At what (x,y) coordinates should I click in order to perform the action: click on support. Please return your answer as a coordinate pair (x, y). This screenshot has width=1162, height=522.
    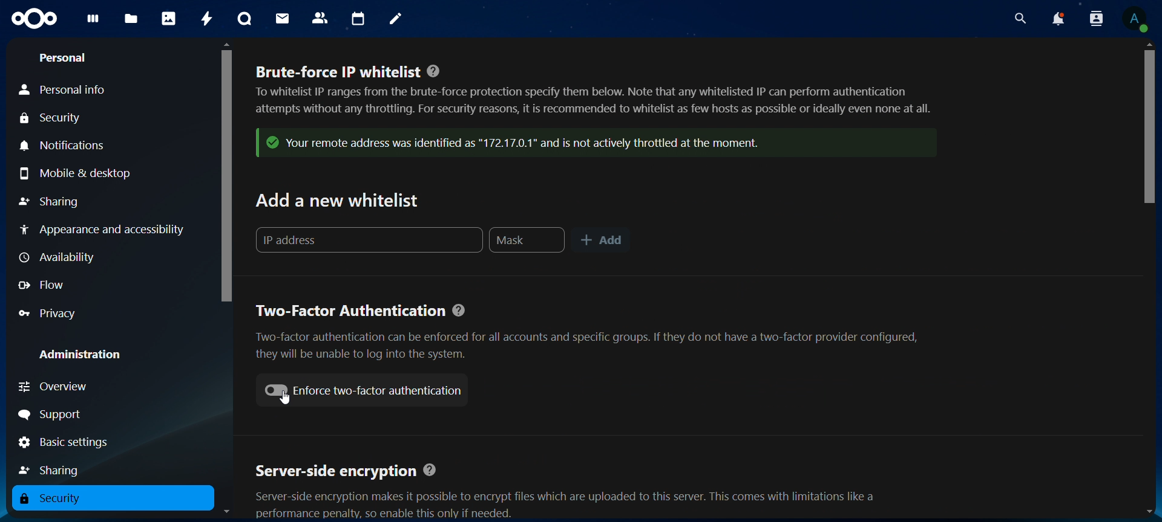
    Looking at the image, I should click on (53, 415).